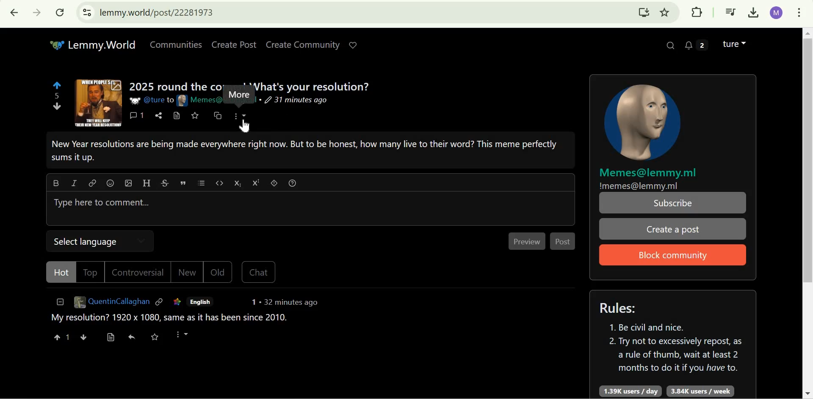 The width and height of the screenshot is (813, 399). I want to click on community icon, so click(644, 121).